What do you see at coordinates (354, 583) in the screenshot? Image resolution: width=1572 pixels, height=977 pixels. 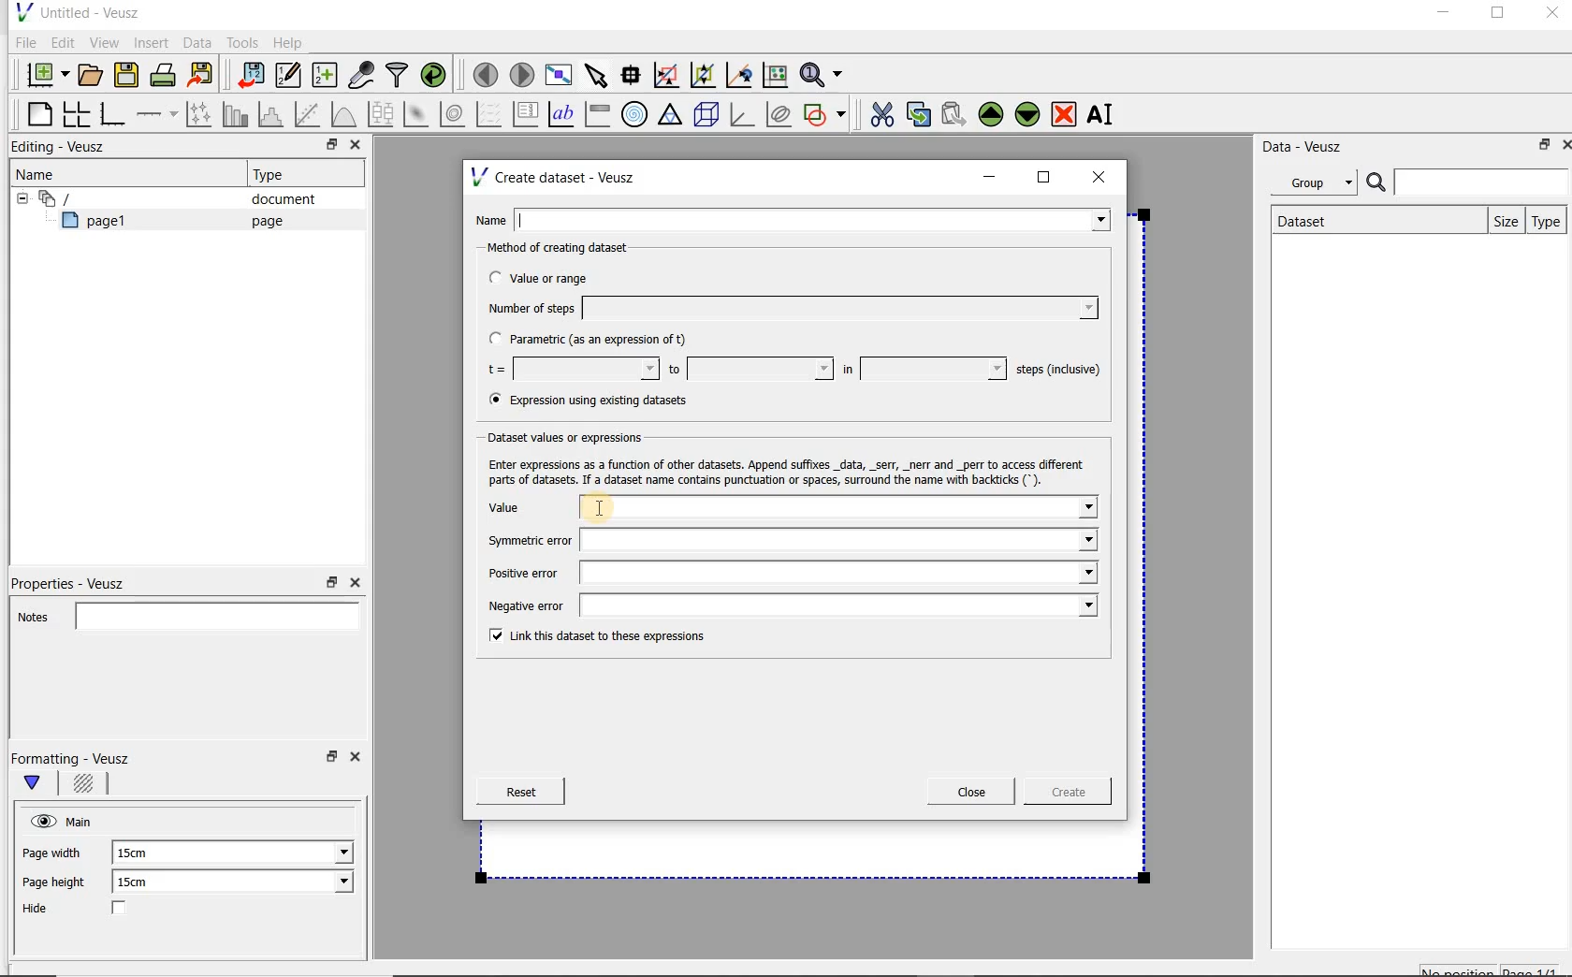 I see `Close` at bounding box center [354, 583].